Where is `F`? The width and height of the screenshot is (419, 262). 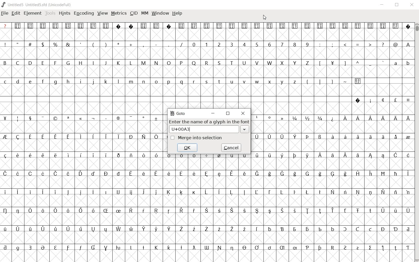 F is located at coordinates (55, 63).